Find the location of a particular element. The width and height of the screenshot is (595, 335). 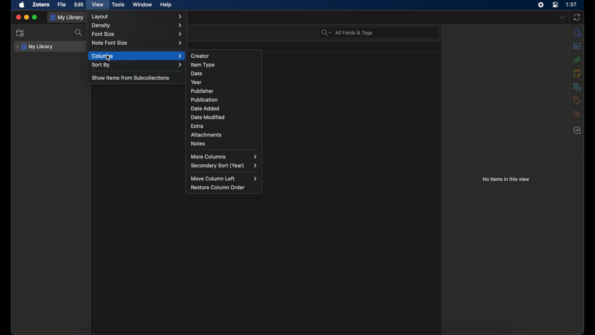

Cursor is located at coordinates (108, 58).